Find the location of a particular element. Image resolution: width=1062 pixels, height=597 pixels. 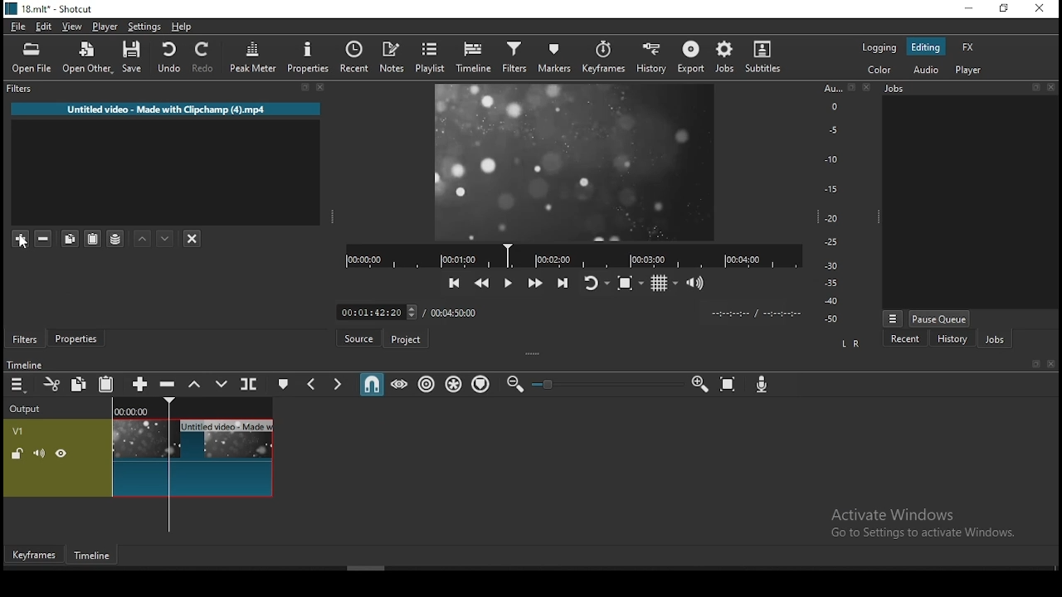

player is located at coordinates (105, 27).